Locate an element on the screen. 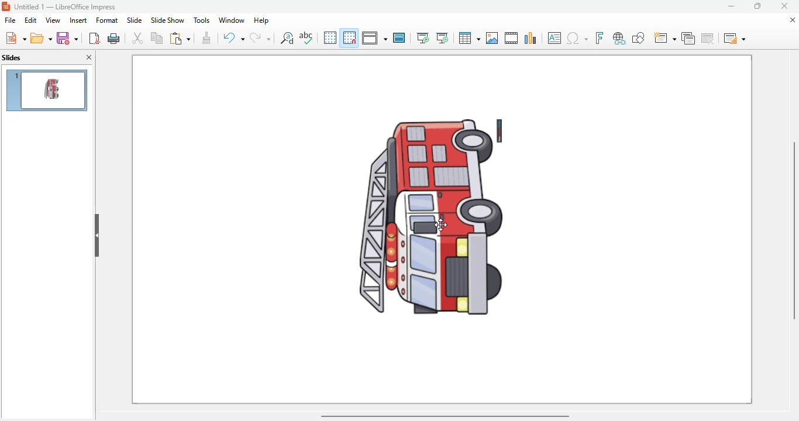 The width and height of the screenshot is (799, 421). delete slide is located at coordinates (708, 37).